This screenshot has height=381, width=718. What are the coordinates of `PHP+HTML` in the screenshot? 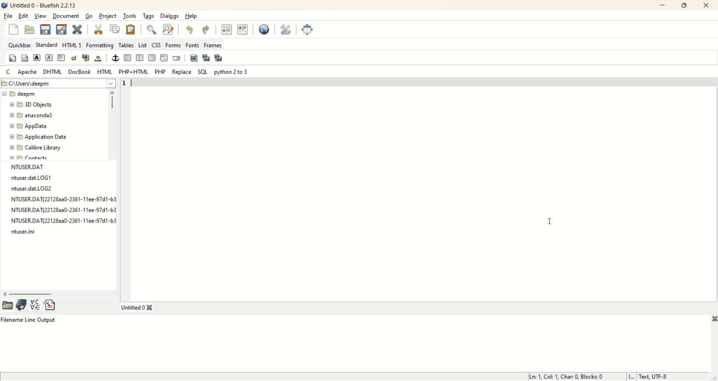 It's located at (134, 72).